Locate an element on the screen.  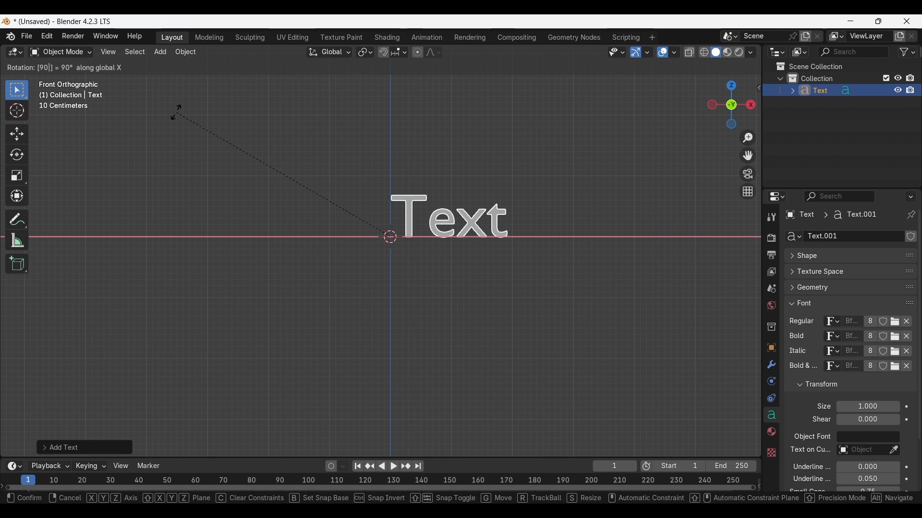
Proportional editing falloff is located at coordinates (434, 52).